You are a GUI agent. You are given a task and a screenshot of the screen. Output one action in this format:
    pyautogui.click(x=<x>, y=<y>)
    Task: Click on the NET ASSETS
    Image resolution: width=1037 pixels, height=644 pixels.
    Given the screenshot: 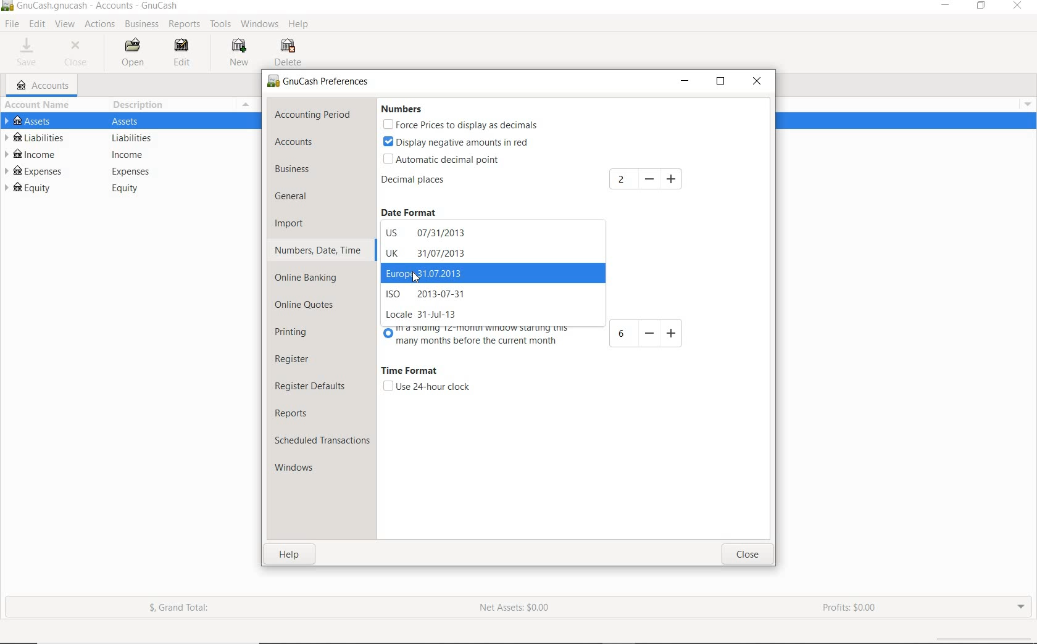 What is the action you would take?
    pyautogui.click(x=514, y=611)
    